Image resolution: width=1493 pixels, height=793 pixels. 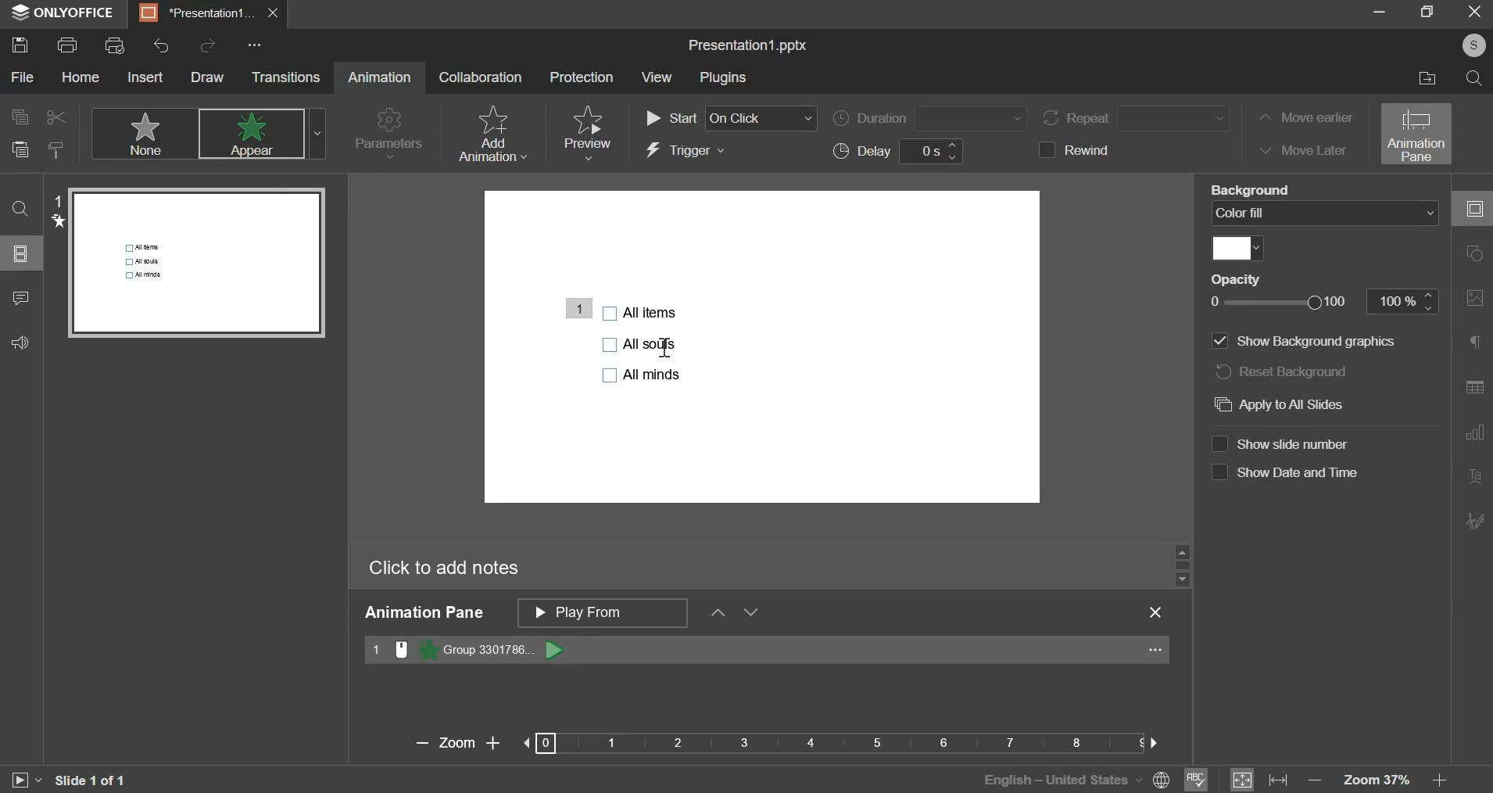 What do you see at coordinates (1181, 564) in the screenshot?
I see `slider` at bounding box center [1181, 564].